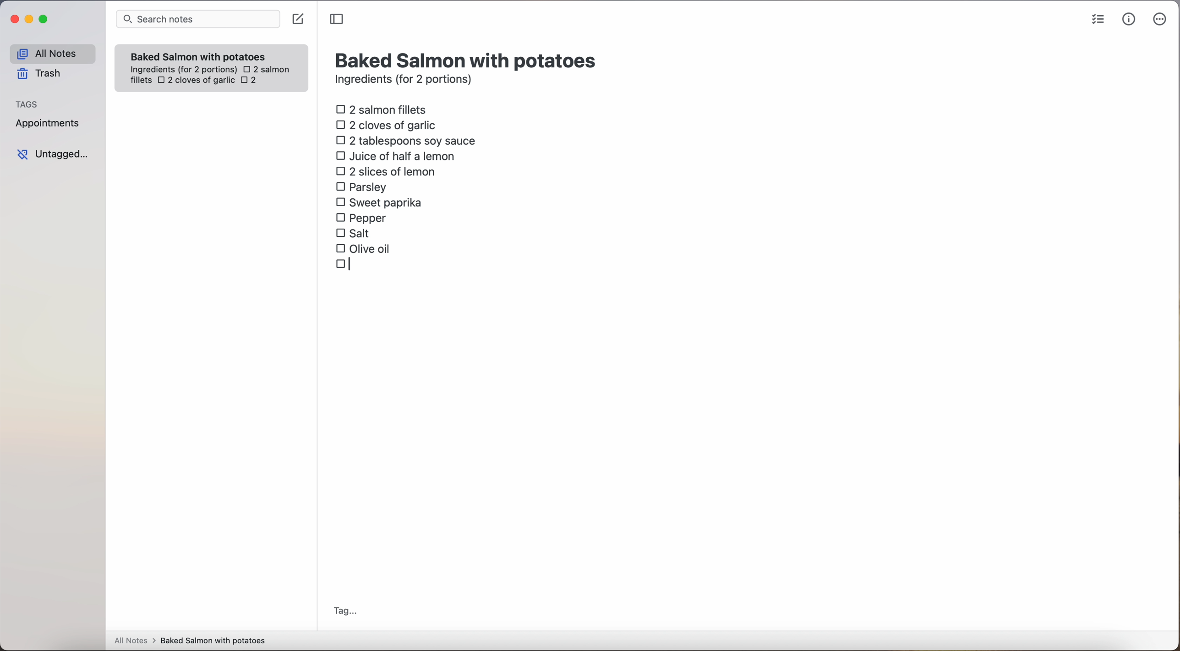 This screenshot has height=651, width=1180. What do you see at coordinates (388, 124) in the screenshot?
I see `2 cloves of garlic` at bounding box center [388, 124].